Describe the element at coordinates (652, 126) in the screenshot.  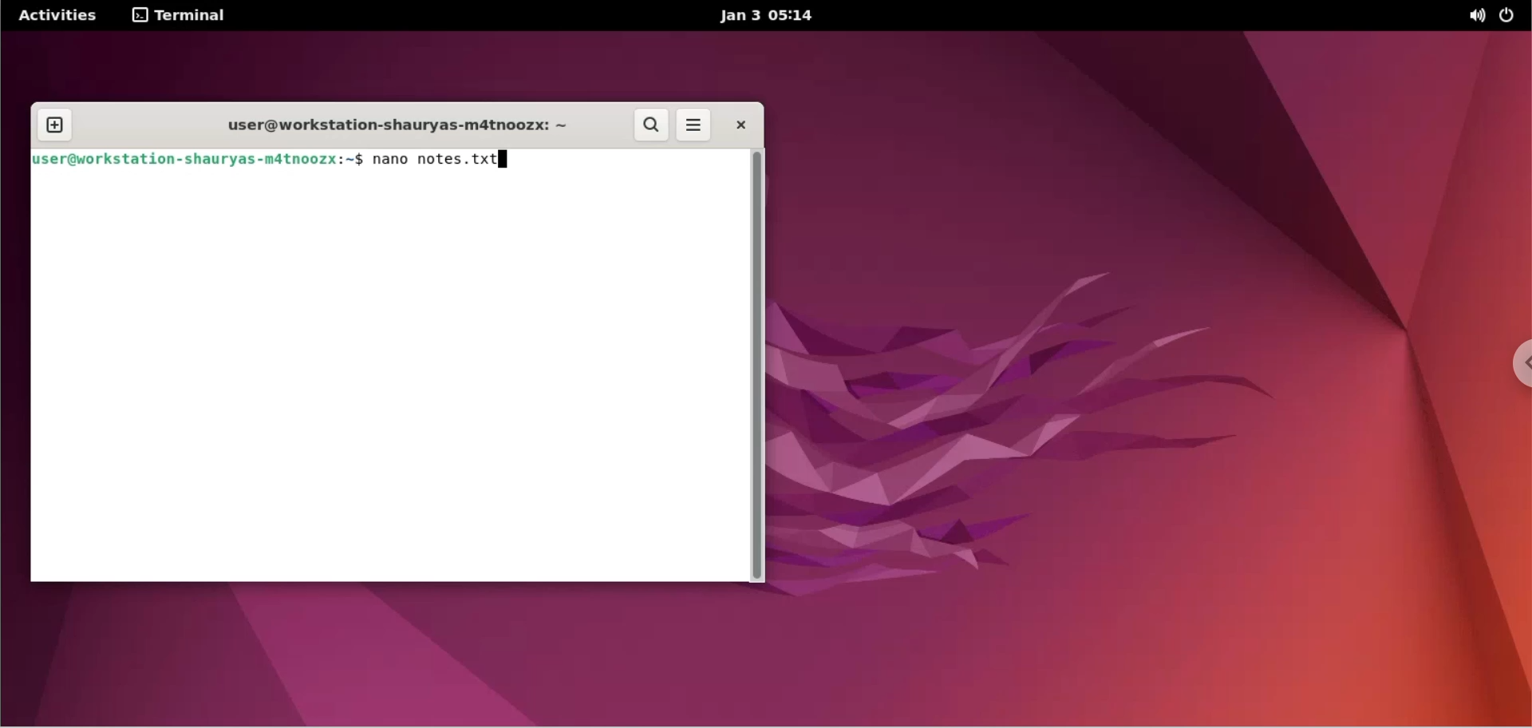
I see `search ` at that location.